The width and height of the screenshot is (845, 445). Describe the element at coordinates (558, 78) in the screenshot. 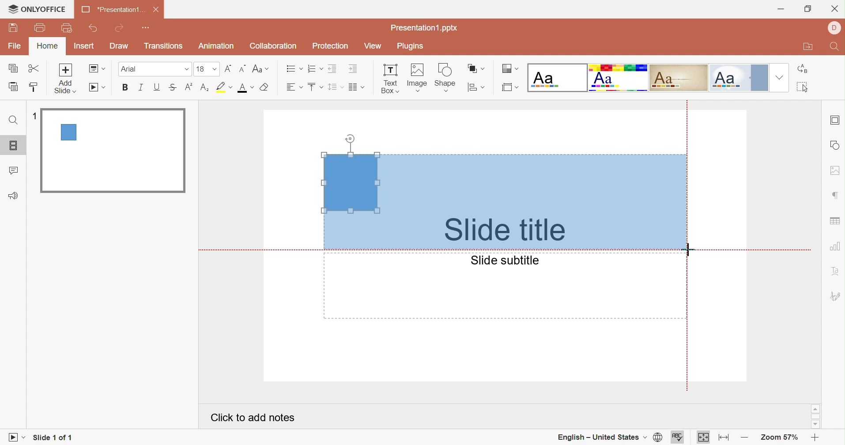

I see `Blank` at that location.